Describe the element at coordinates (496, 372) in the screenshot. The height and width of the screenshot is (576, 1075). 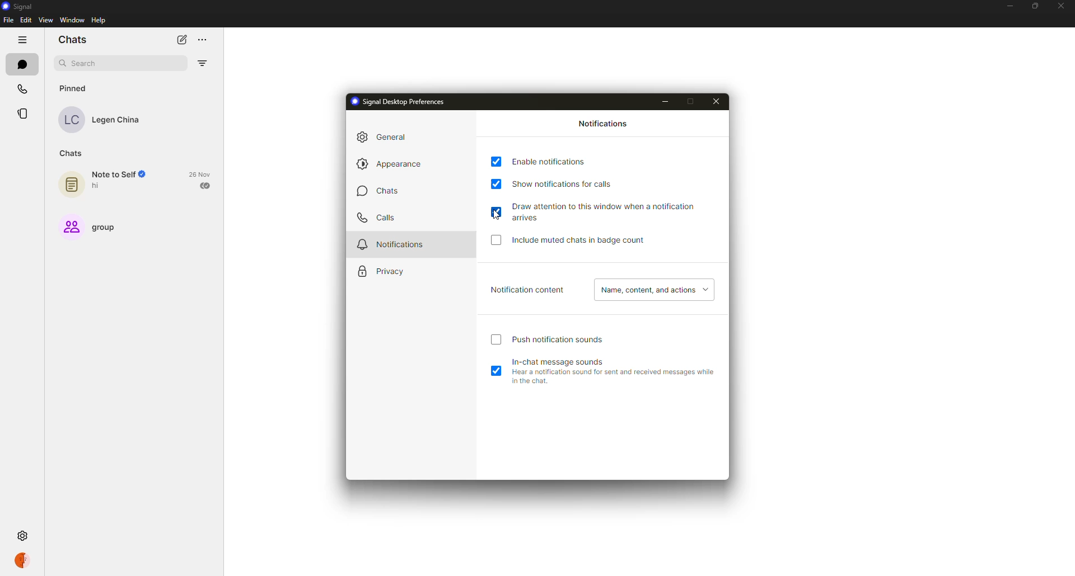
I see `enabled` at that location.